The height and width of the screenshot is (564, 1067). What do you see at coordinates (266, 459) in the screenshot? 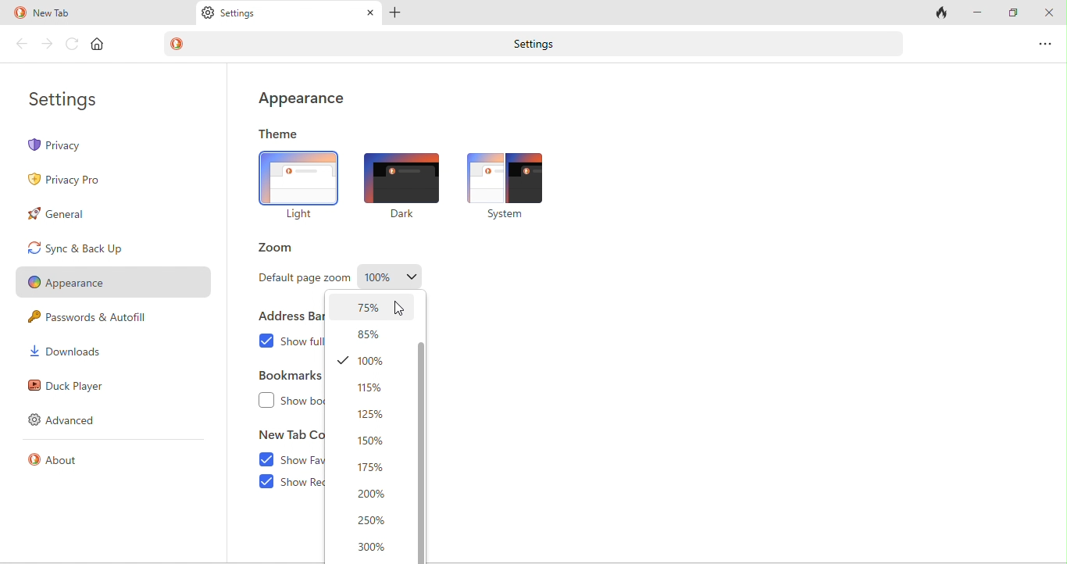
I see `enable checkbox` at bounding box center [266, 459].